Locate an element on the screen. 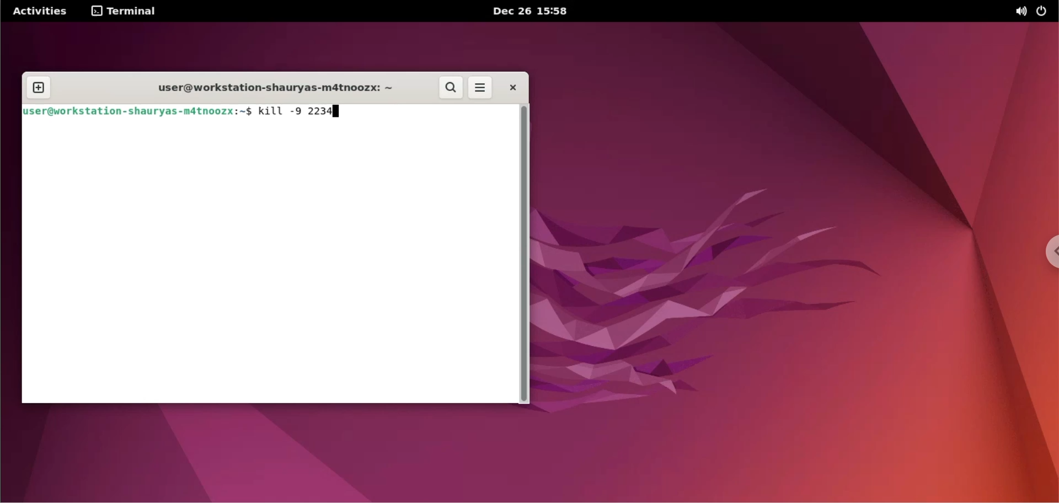  search is located at coordinates (451, 88).